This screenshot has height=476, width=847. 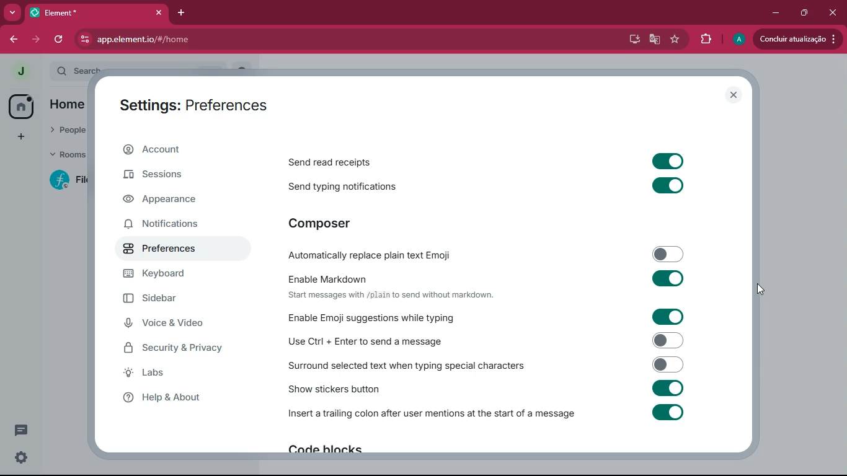 What do you see at coordinates (19, 430) in the screenshot?
I see `conversations` at bounding box center [19, 430].